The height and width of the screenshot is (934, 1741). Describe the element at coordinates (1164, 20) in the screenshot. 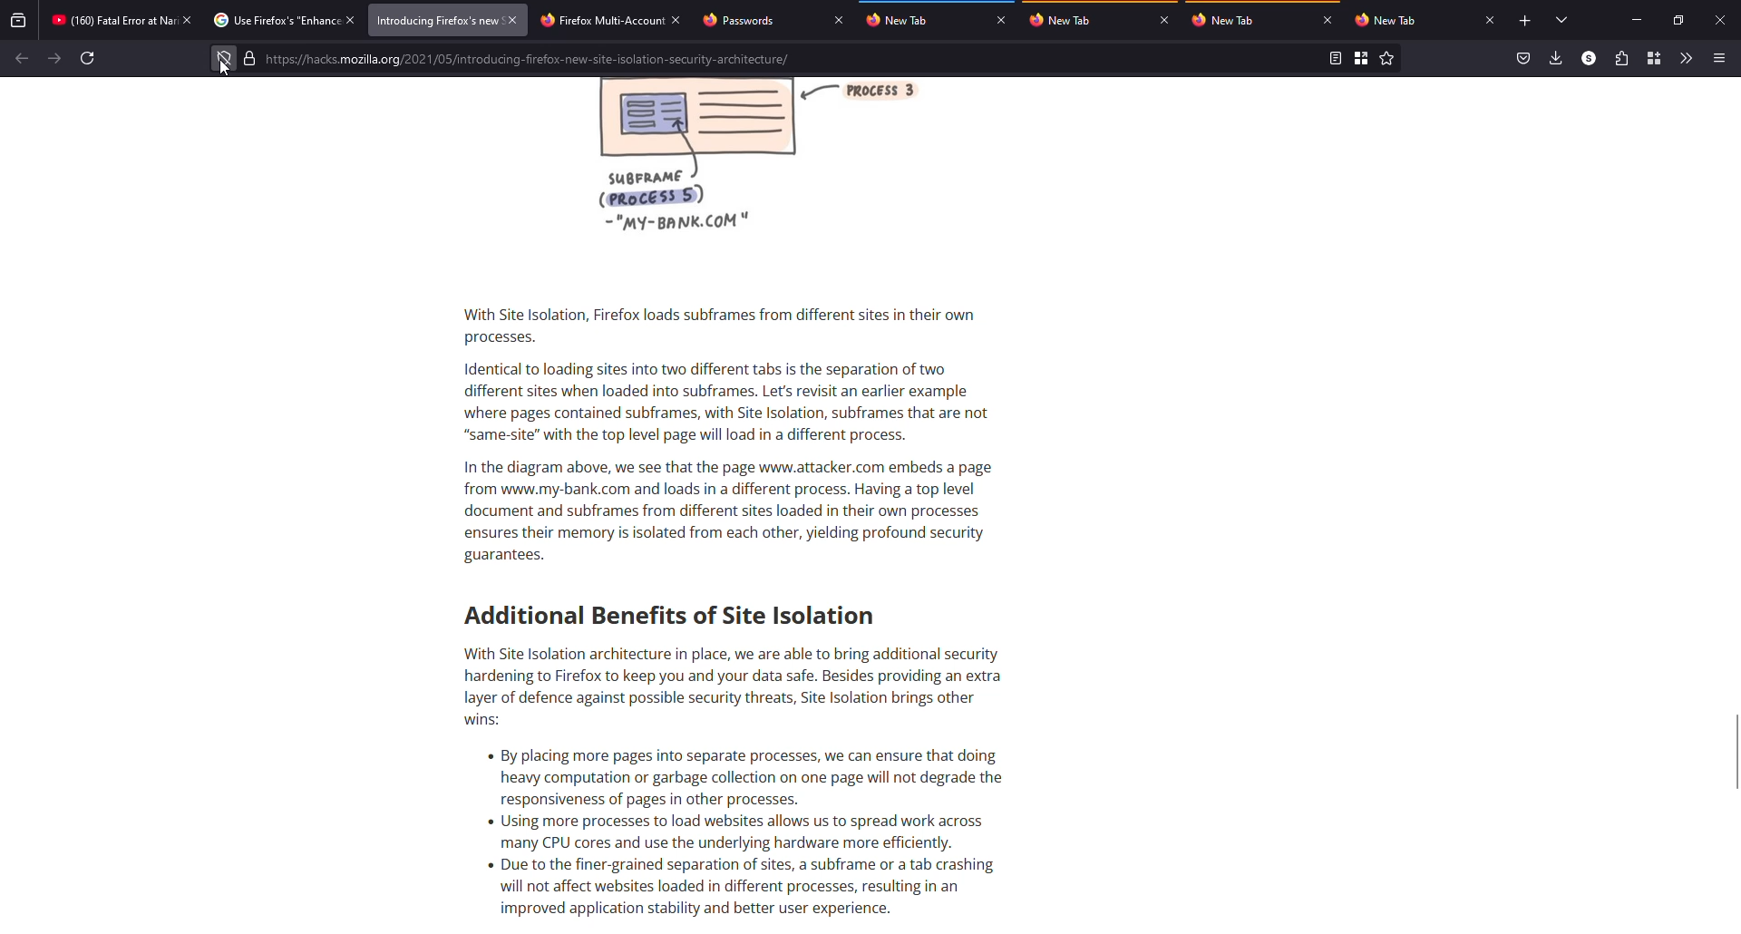

I see `close` at that location.